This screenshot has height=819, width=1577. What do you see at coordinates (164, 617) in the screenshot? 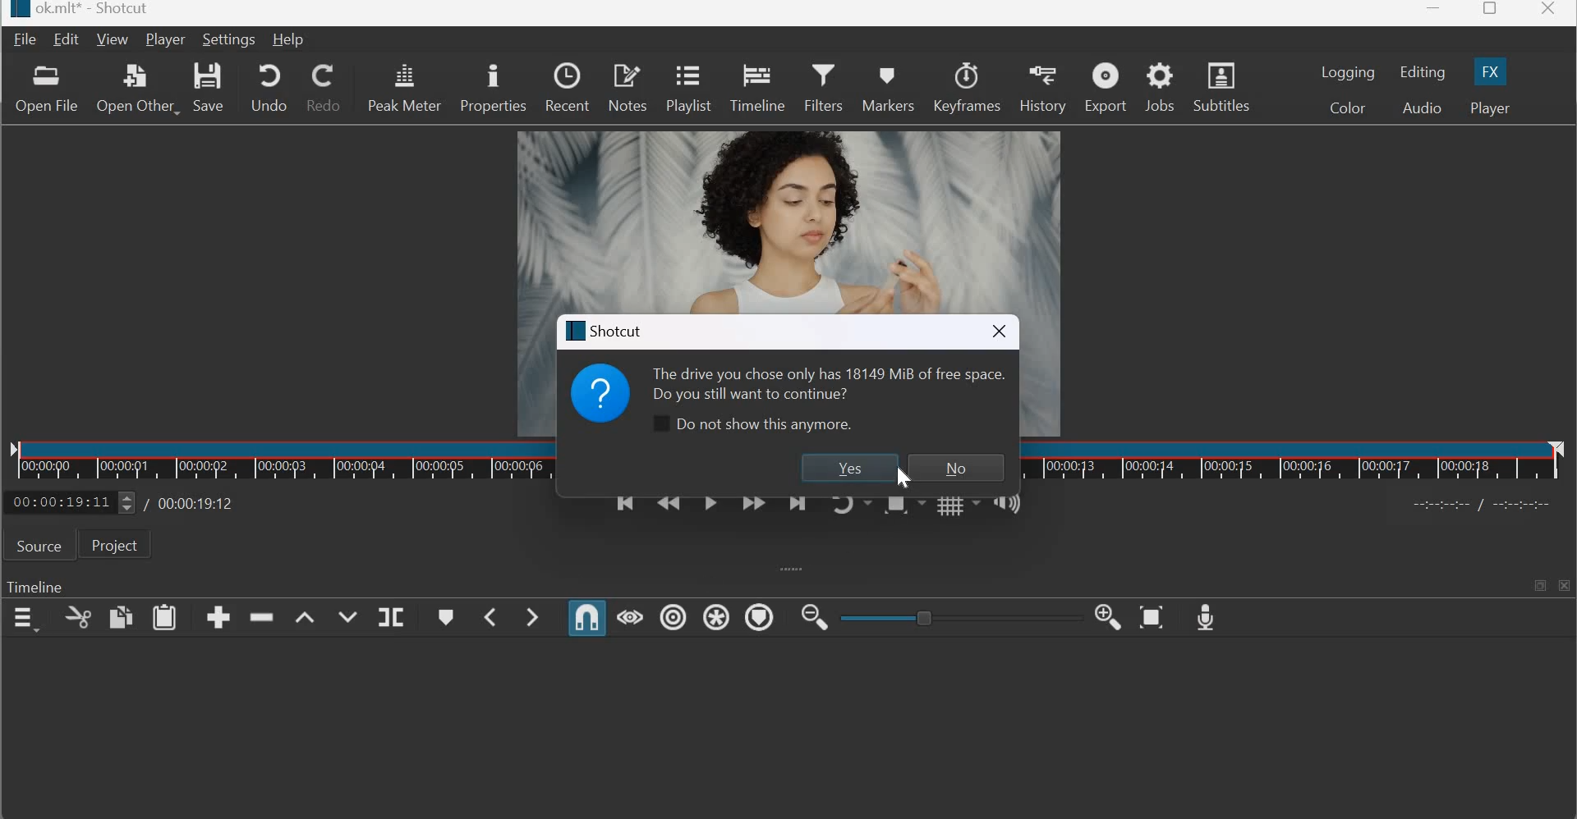
I see `paste` at bounding box center [164, 617].